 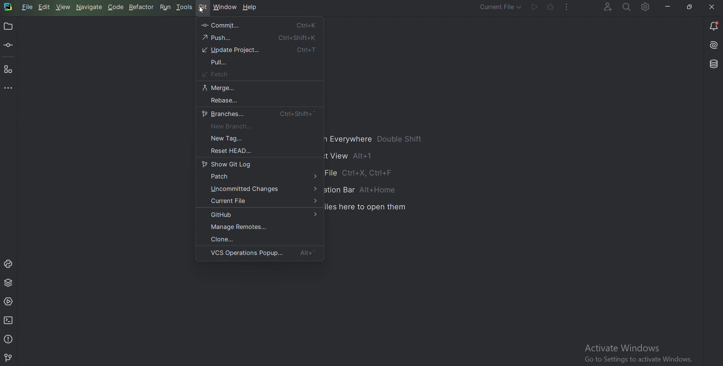 I want to click on VCS Operations Popup, so click(x=264, y=253).